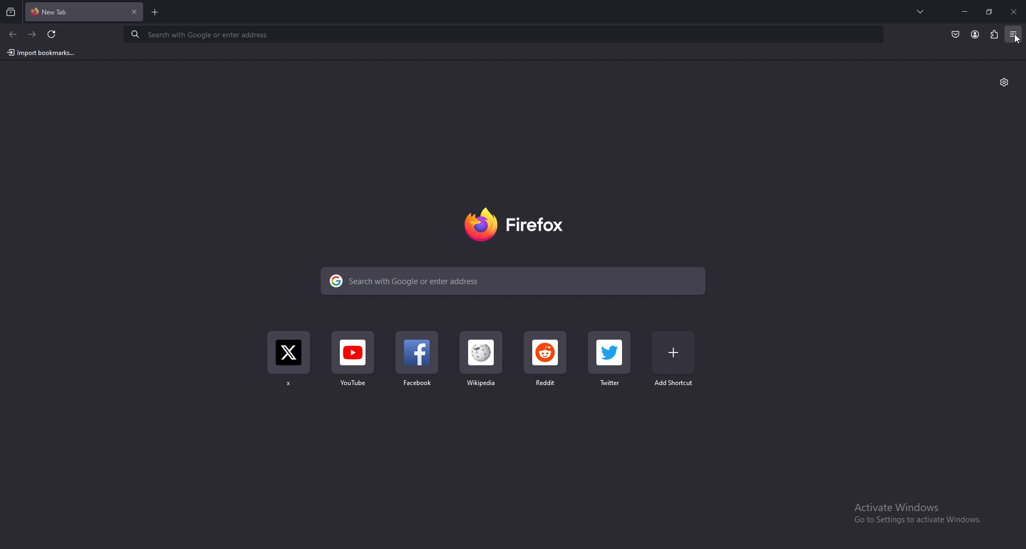  Describe the element at coordinates (975, 34) in the screenshot. I see `account` at that location.